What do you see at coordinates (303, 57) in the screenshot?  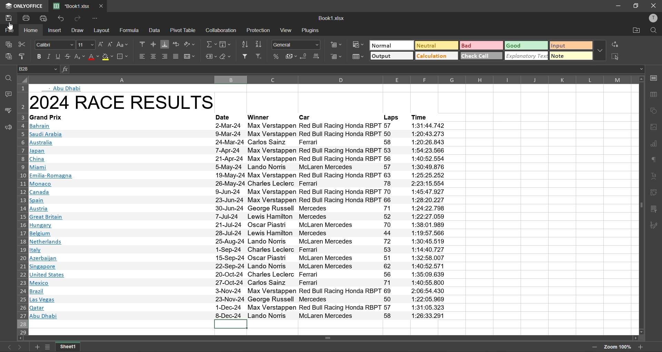 I see `decrease decimal` at bounding box center [303, 57].